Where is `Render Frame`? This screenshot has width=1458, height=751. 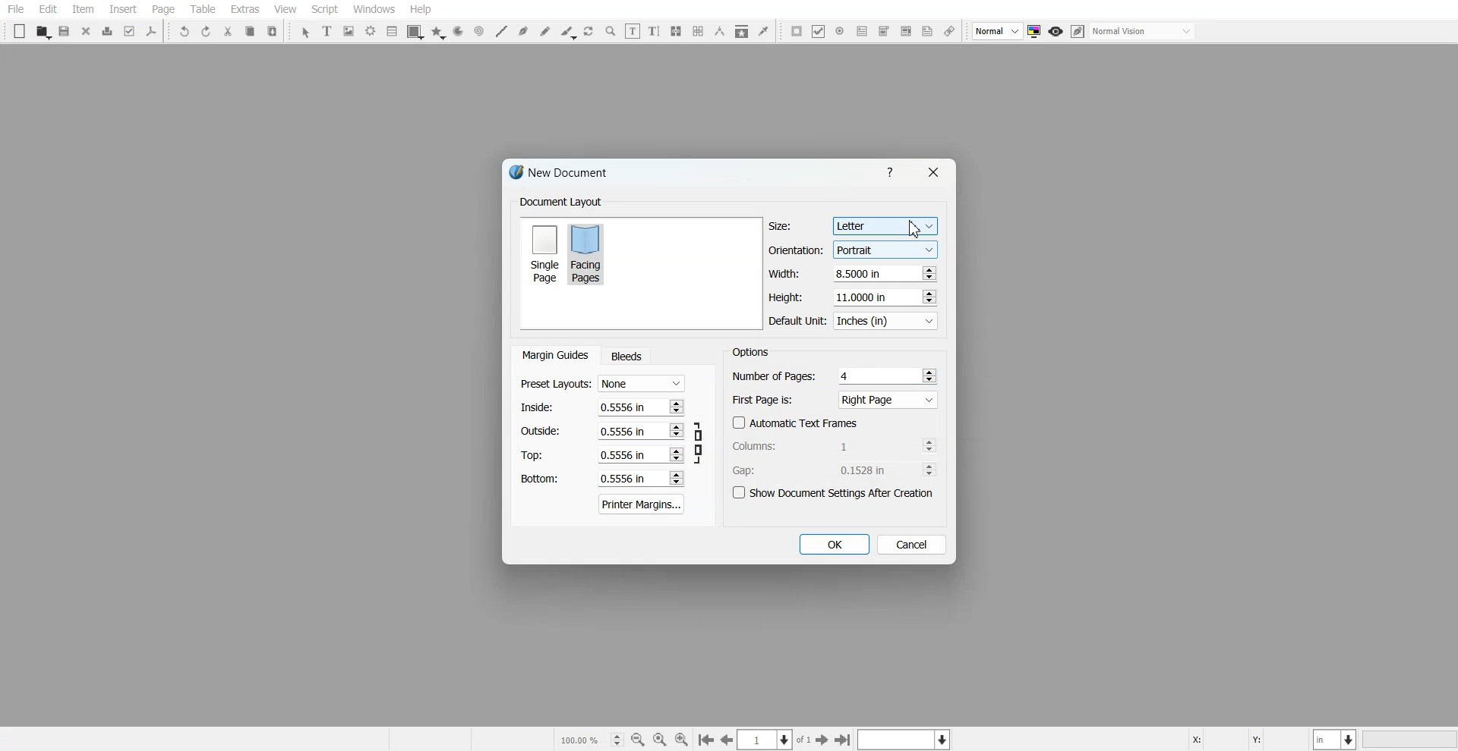 Render Frame is located at coordinates (371, 31).